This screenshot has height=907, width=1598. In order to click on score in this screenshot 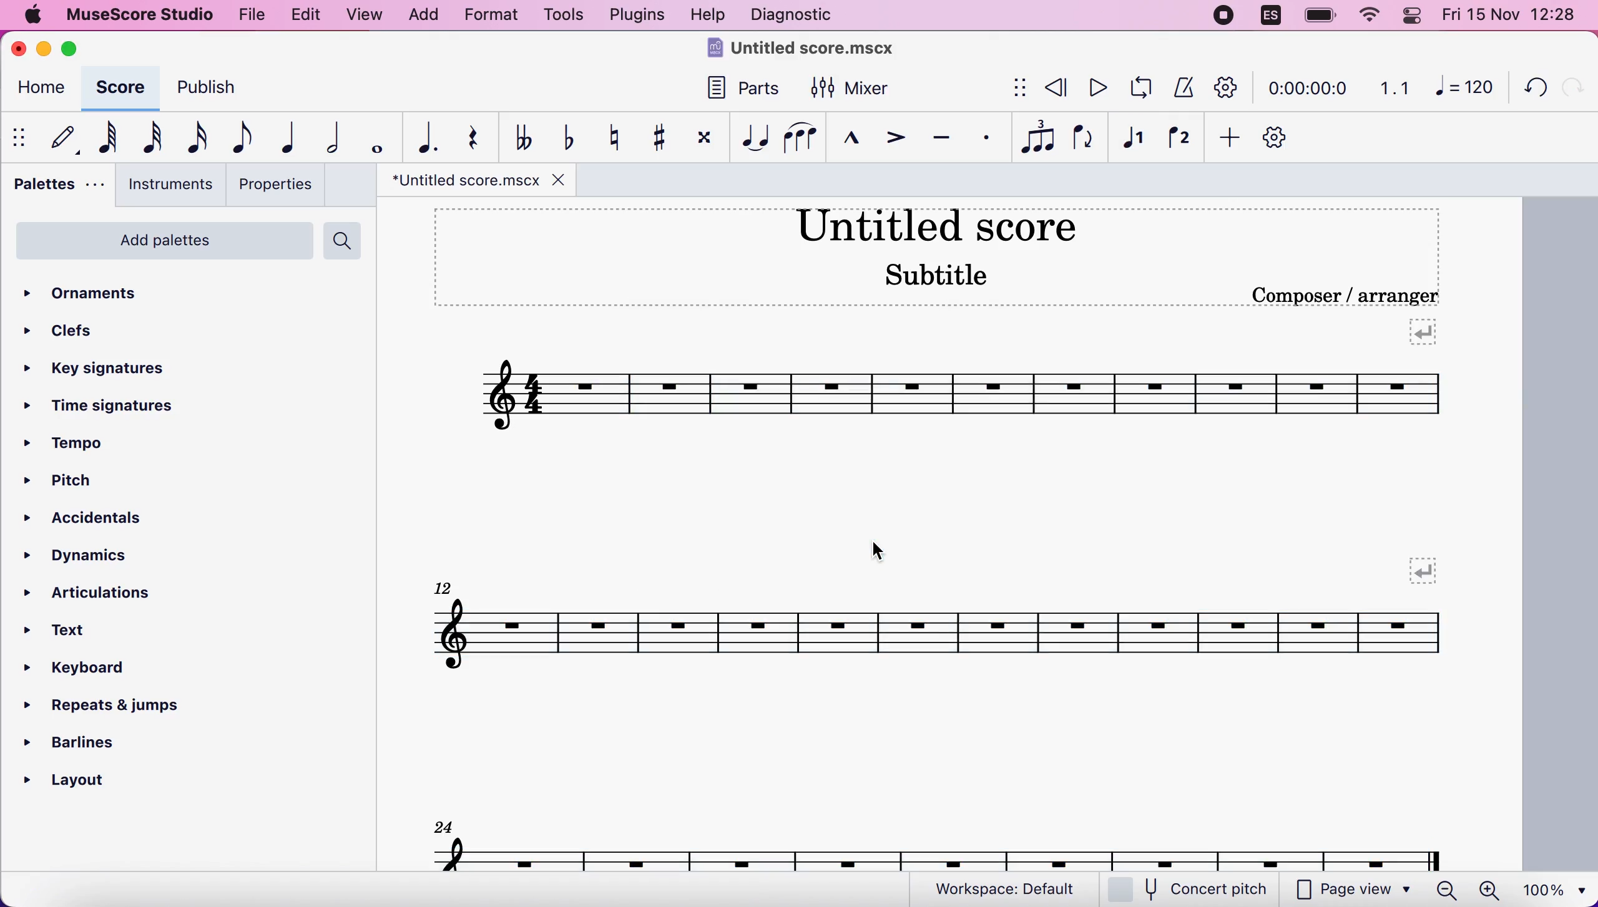, I will do `click(118, 87)`.